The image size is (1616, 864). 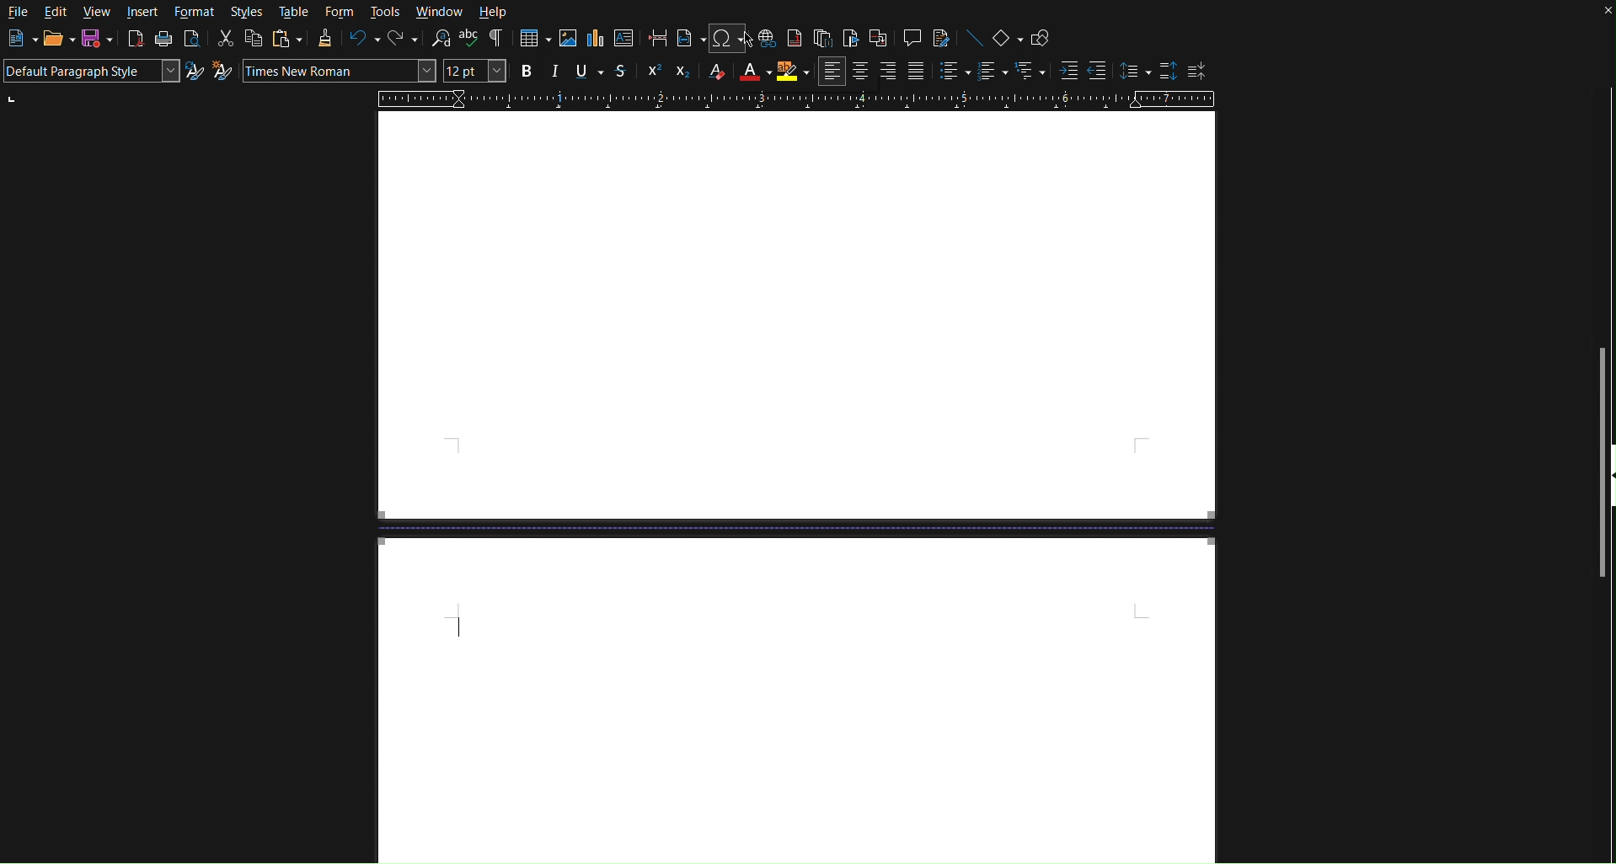 What do you see at coordinates (222, 72) in the screenshot?
I see `New Style` at bounding box center [222, 72].